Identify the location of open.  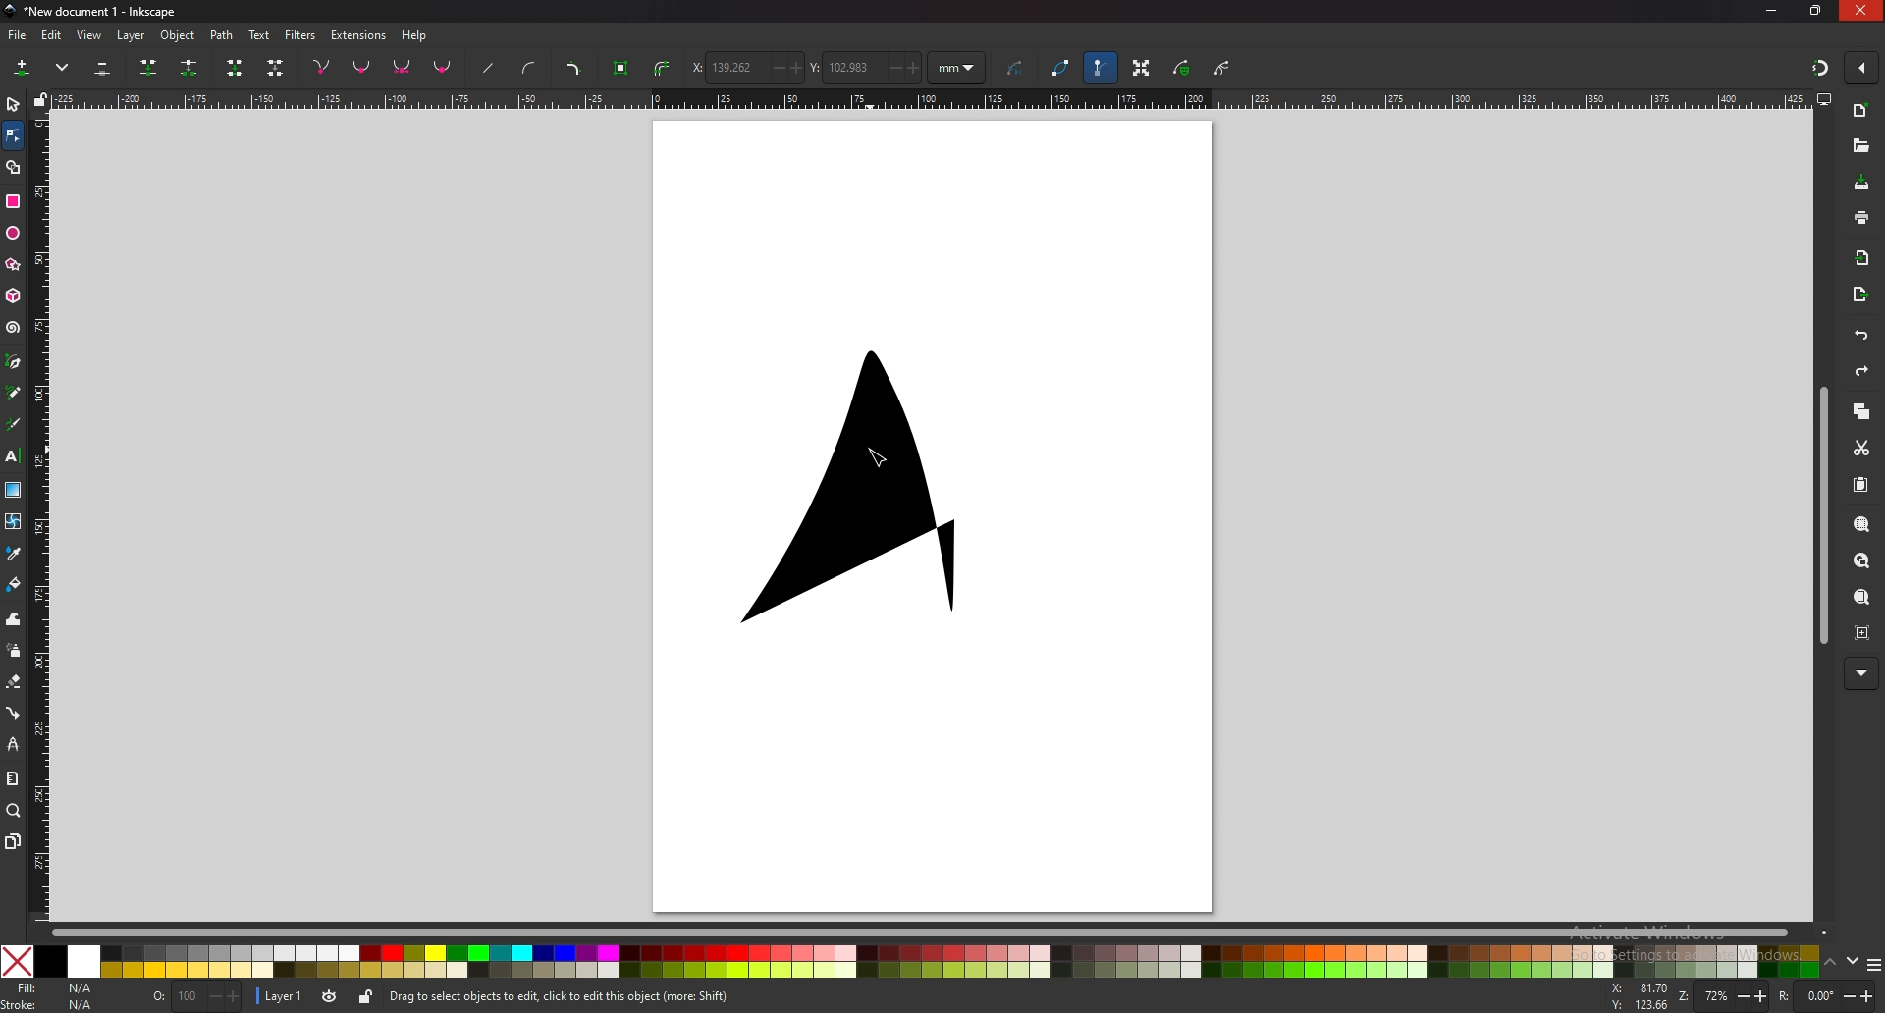
(1861, 146).